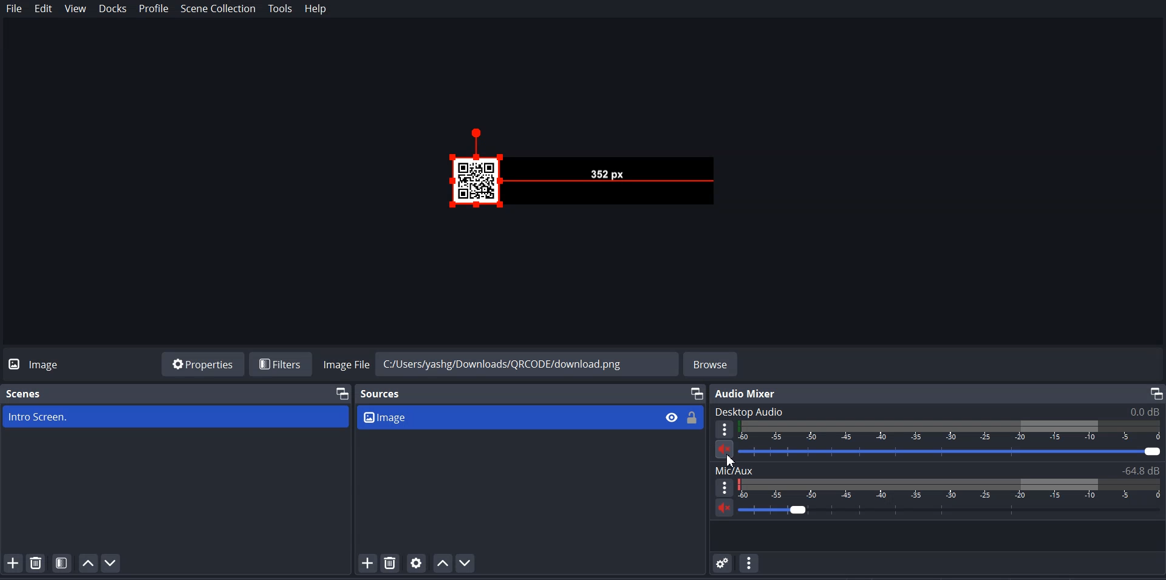 This screenshot has width=1166, height=580. Describe the element at coordinates (14, 8) in the screenshot. I see `File` at that location.